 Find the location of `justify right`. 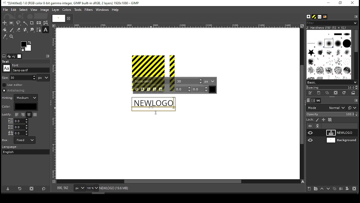

justify right is located at coordinates (22, 115).